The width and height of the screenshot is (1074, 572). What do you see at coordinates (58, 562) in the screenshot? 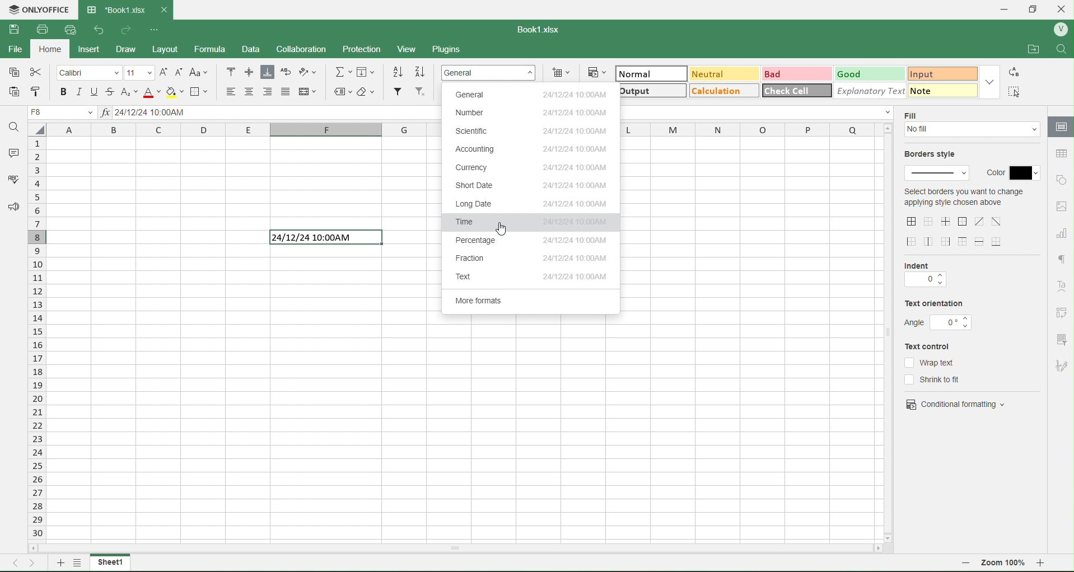
I see `Add` at bounding box center [58, 562].